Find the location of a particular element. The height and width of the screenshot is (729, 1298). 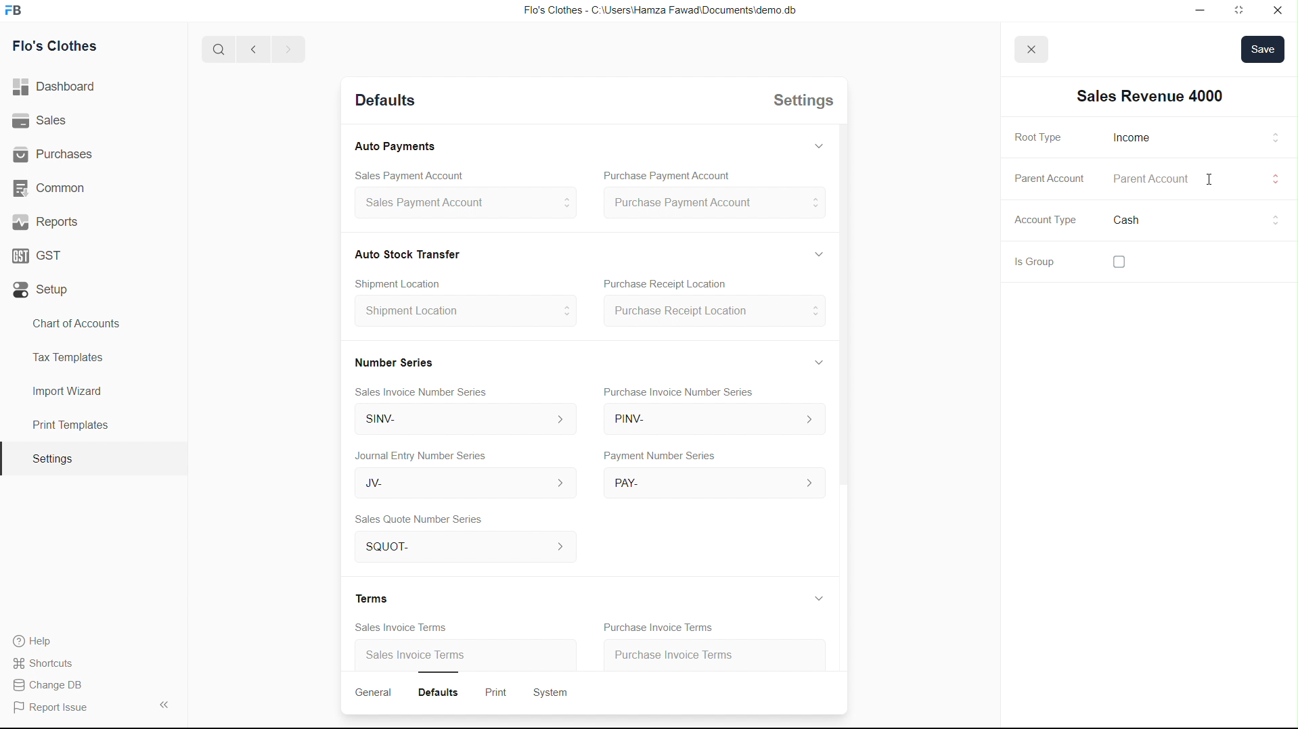

cursor is located at coordinates (1275, 217).